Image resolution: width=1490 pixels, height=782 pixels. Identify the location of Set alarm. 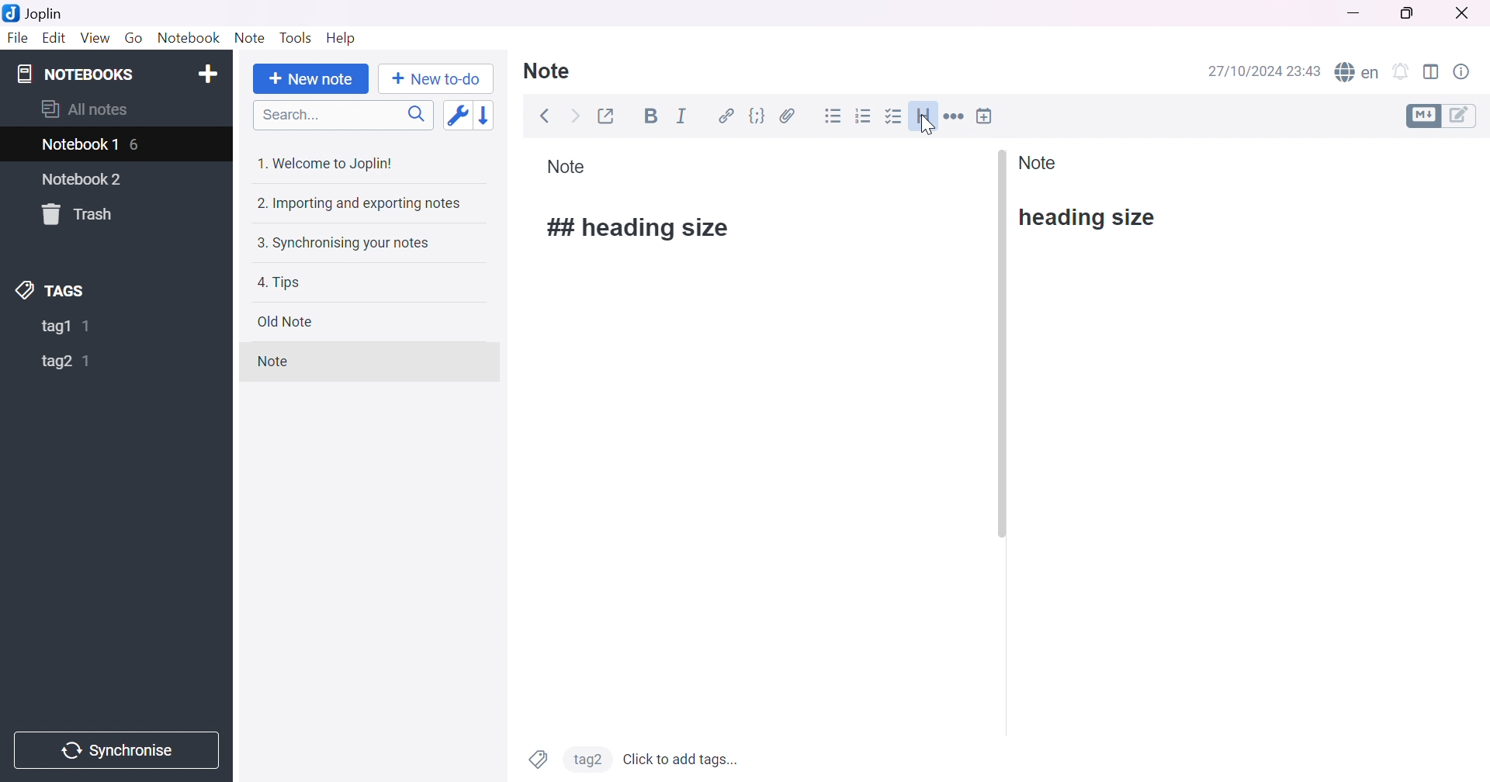
(1402, 71).